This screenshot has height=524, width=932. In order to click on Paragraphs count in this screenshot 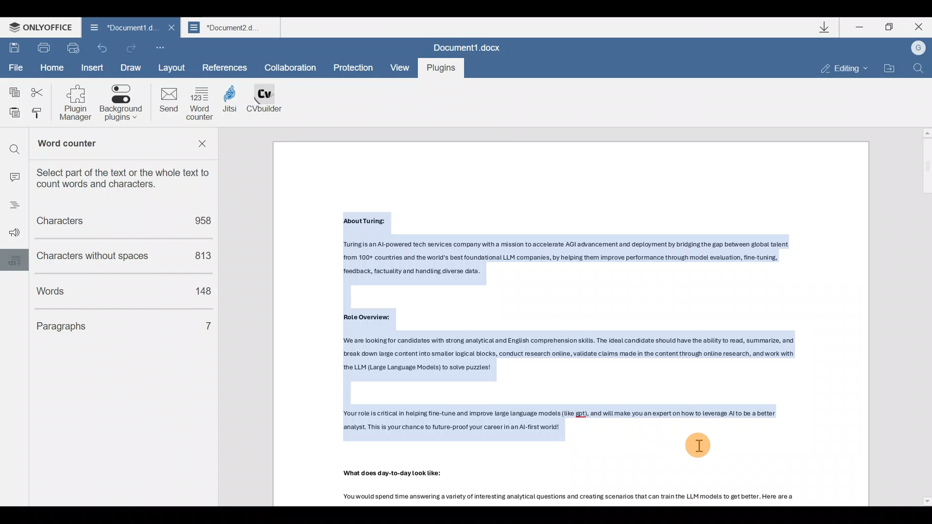, I will do `click(90, 324)`.